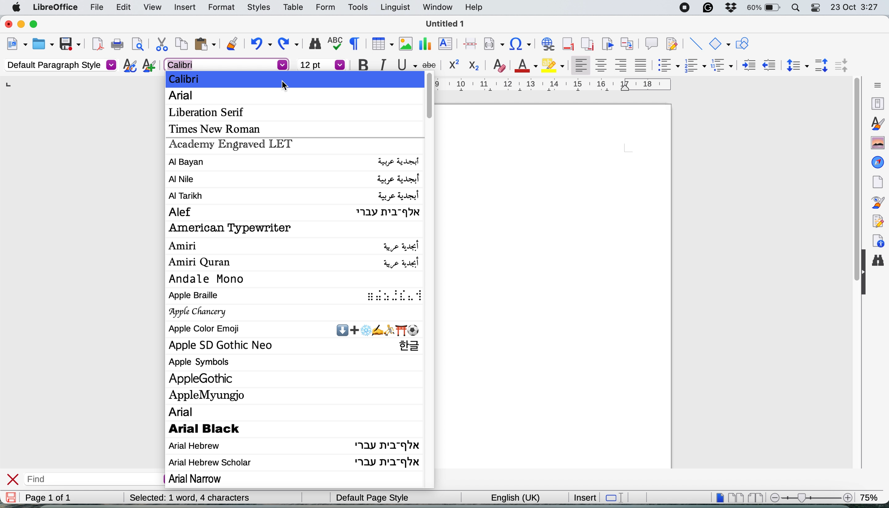 The image size is (889, 508). What do you see at coordinates (313, 44) in the screenshot?
I see `find and replace` at bounding box center [313, 44].